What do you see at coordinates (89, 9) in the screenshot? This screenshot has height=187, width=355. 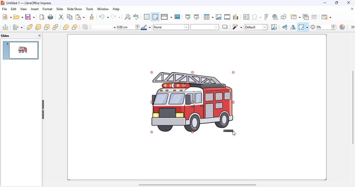 I see `tools` at bounding box center [89, 9].